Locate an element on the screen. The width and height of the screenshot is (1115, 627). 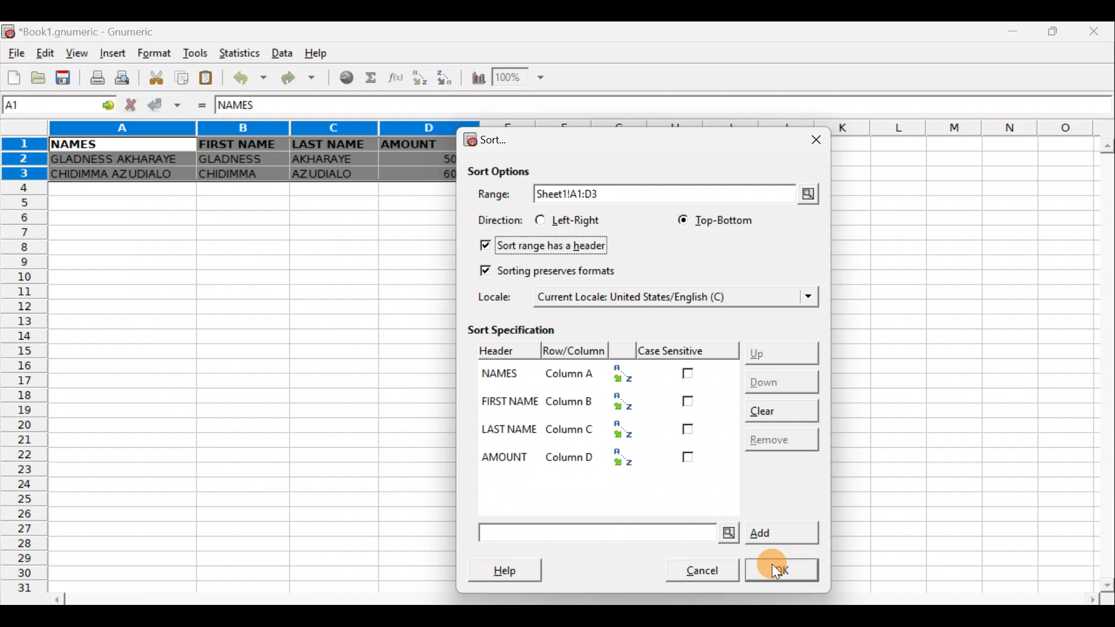
Checkbox is located at coordinates (690, 460).